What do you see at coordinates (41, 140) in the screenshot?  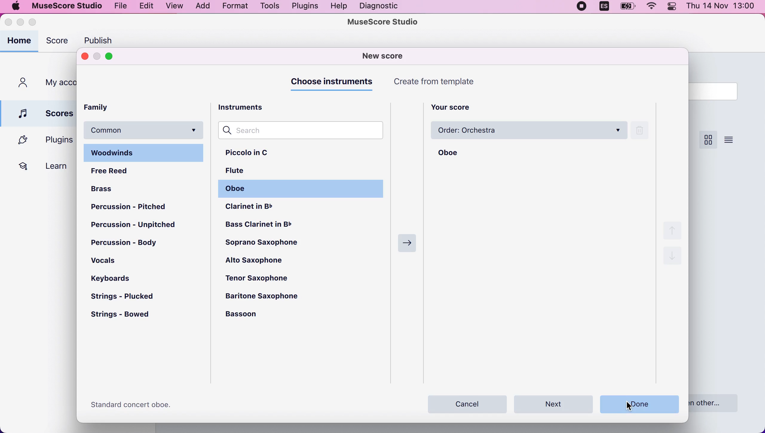 I see `plugins` at bounding box center [41, 140].